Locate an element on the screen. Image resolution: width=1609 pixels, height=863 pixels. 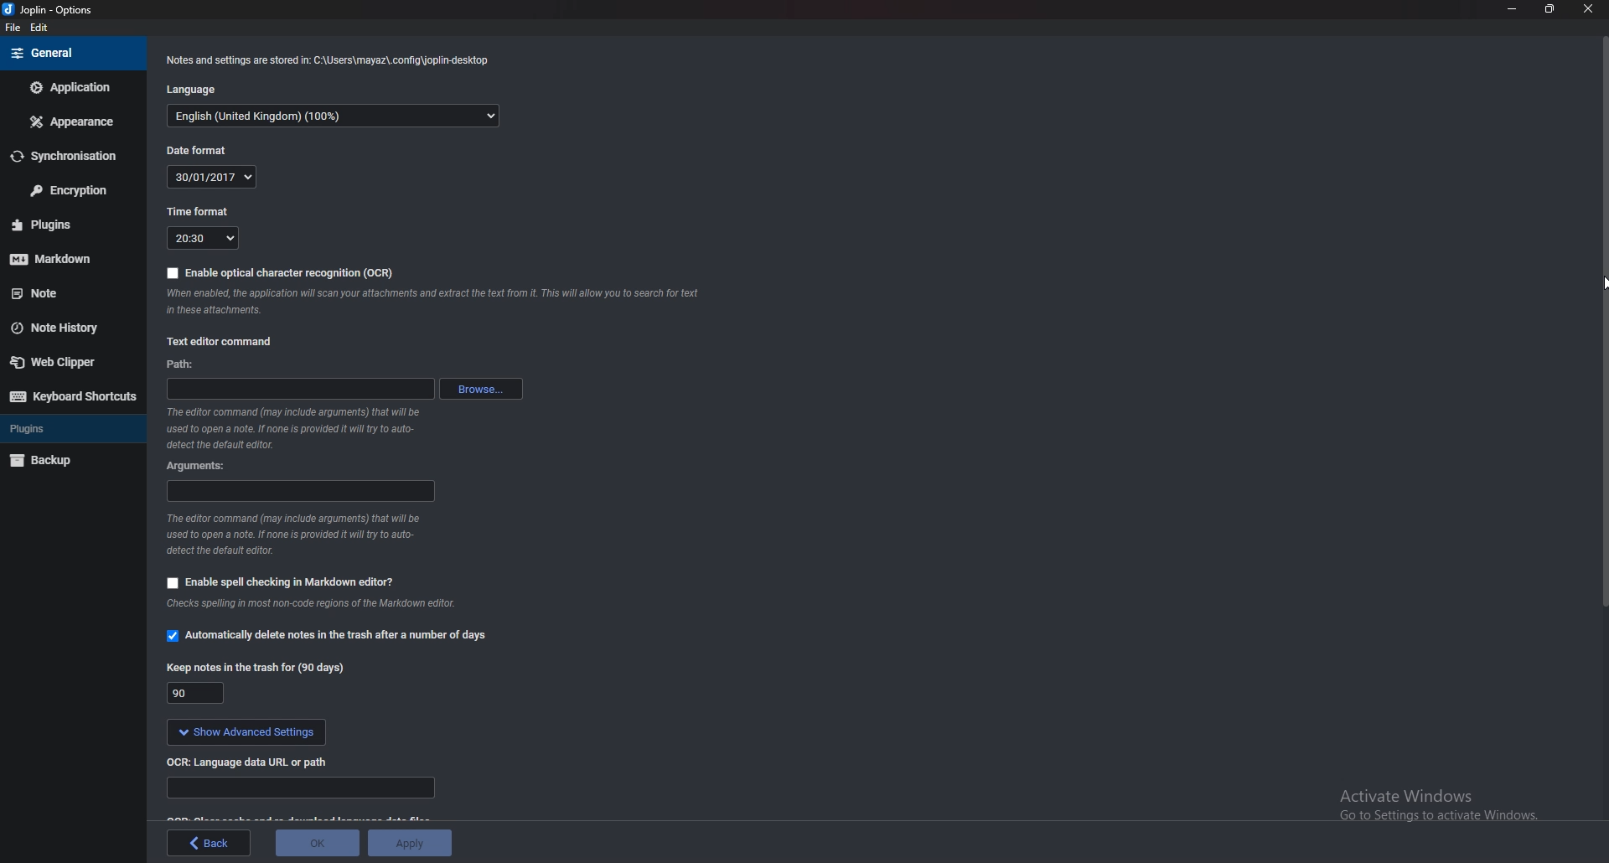
Back is located at coordinates (210, 843).